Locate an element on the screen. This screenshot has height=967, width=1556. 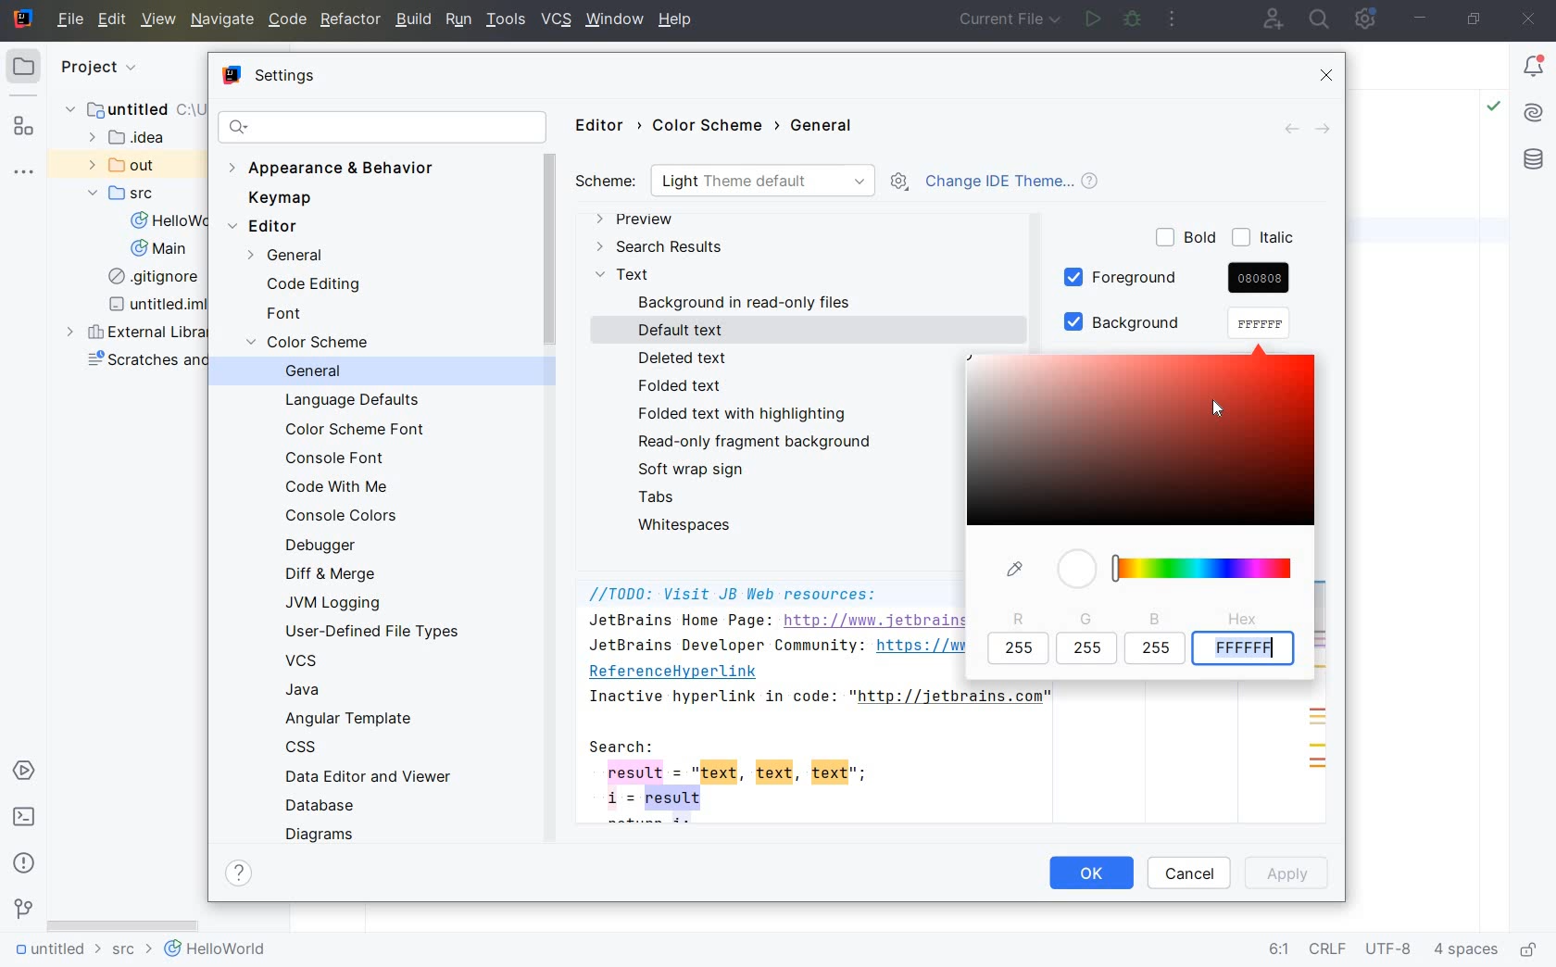
DEBUGGER is located at coordinates (327, 547).